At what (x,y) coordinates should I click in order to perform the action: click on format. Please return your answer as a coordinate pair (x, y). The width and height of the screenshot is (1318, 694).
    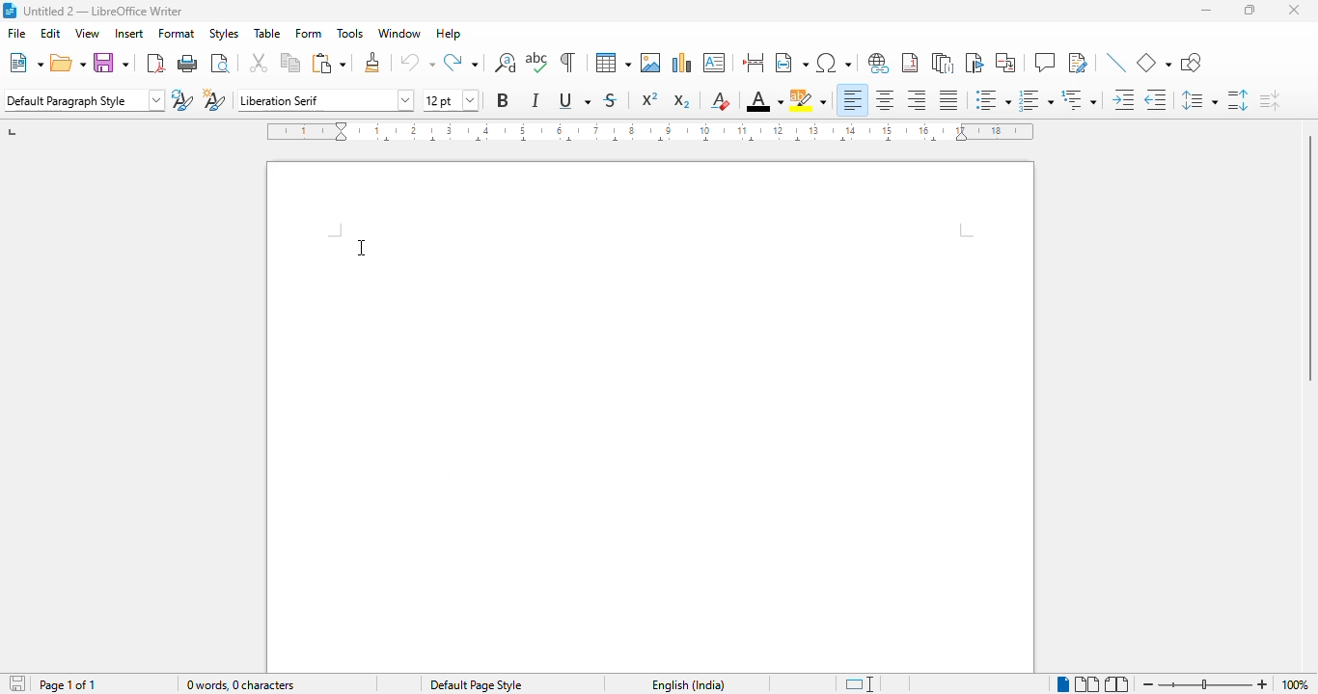
    Looking at the image, I should click on (177, 34).